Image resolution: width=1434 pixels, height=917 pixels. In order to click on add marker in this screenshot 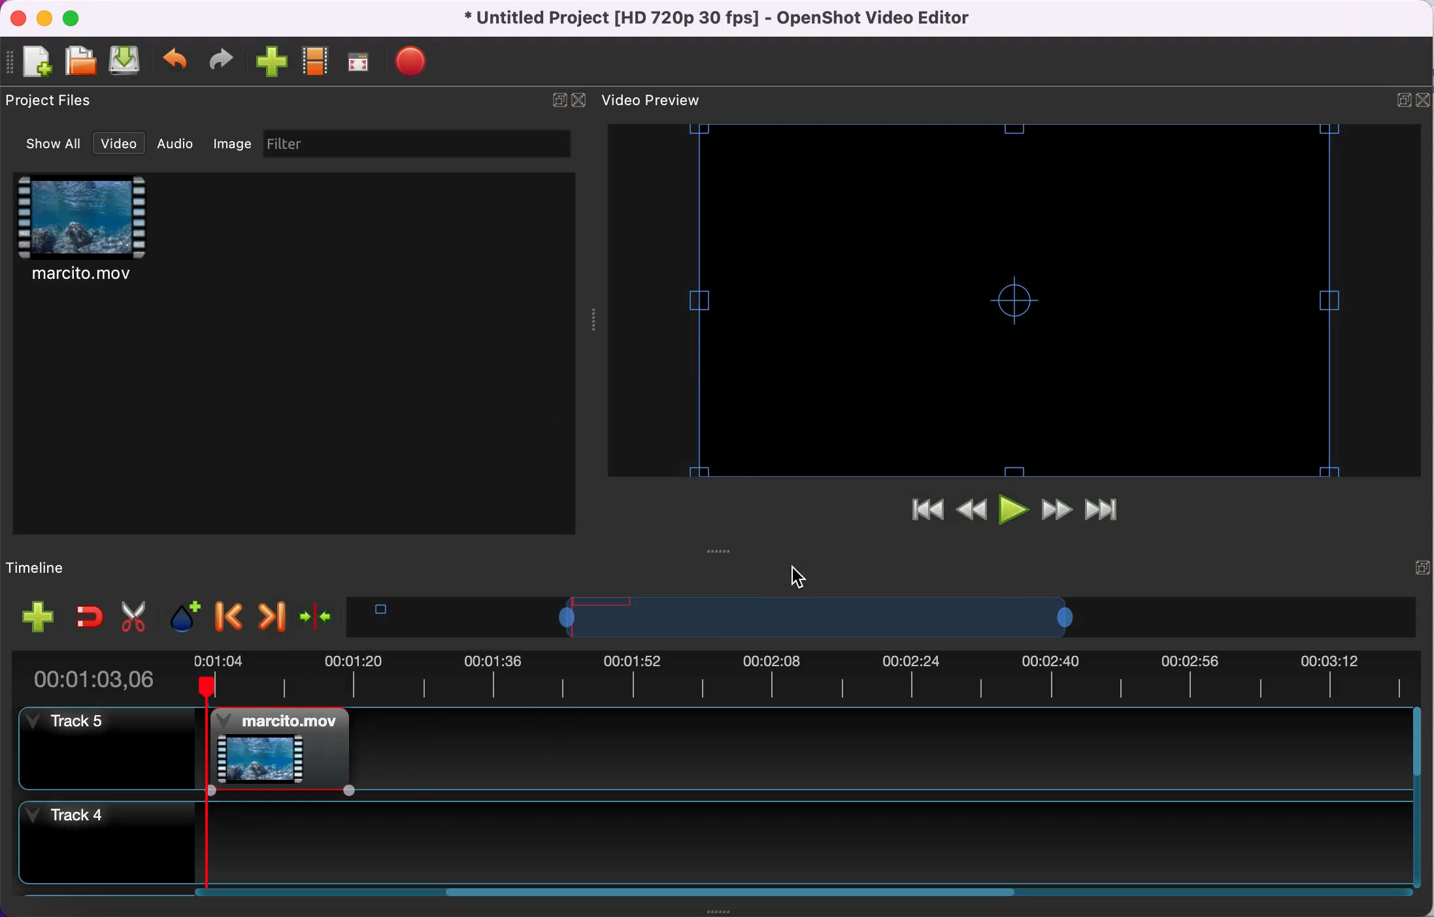, I will do `click(181, 616)`.